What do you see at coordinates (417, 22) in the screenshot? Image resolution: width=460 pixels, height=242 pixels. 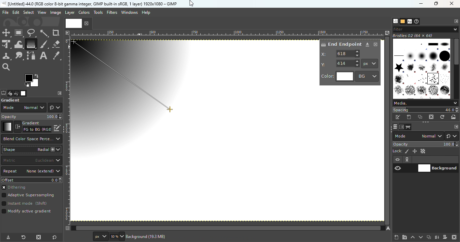 I see `Open the document history dialog` at bounding box center [417, 22].